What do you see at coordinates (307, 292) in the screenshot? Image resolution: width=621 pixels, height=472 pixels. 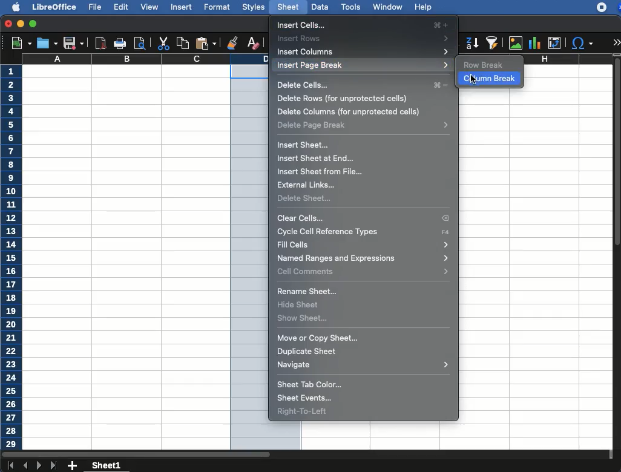 I see `rename sheet` at bounding box center [307, 292].